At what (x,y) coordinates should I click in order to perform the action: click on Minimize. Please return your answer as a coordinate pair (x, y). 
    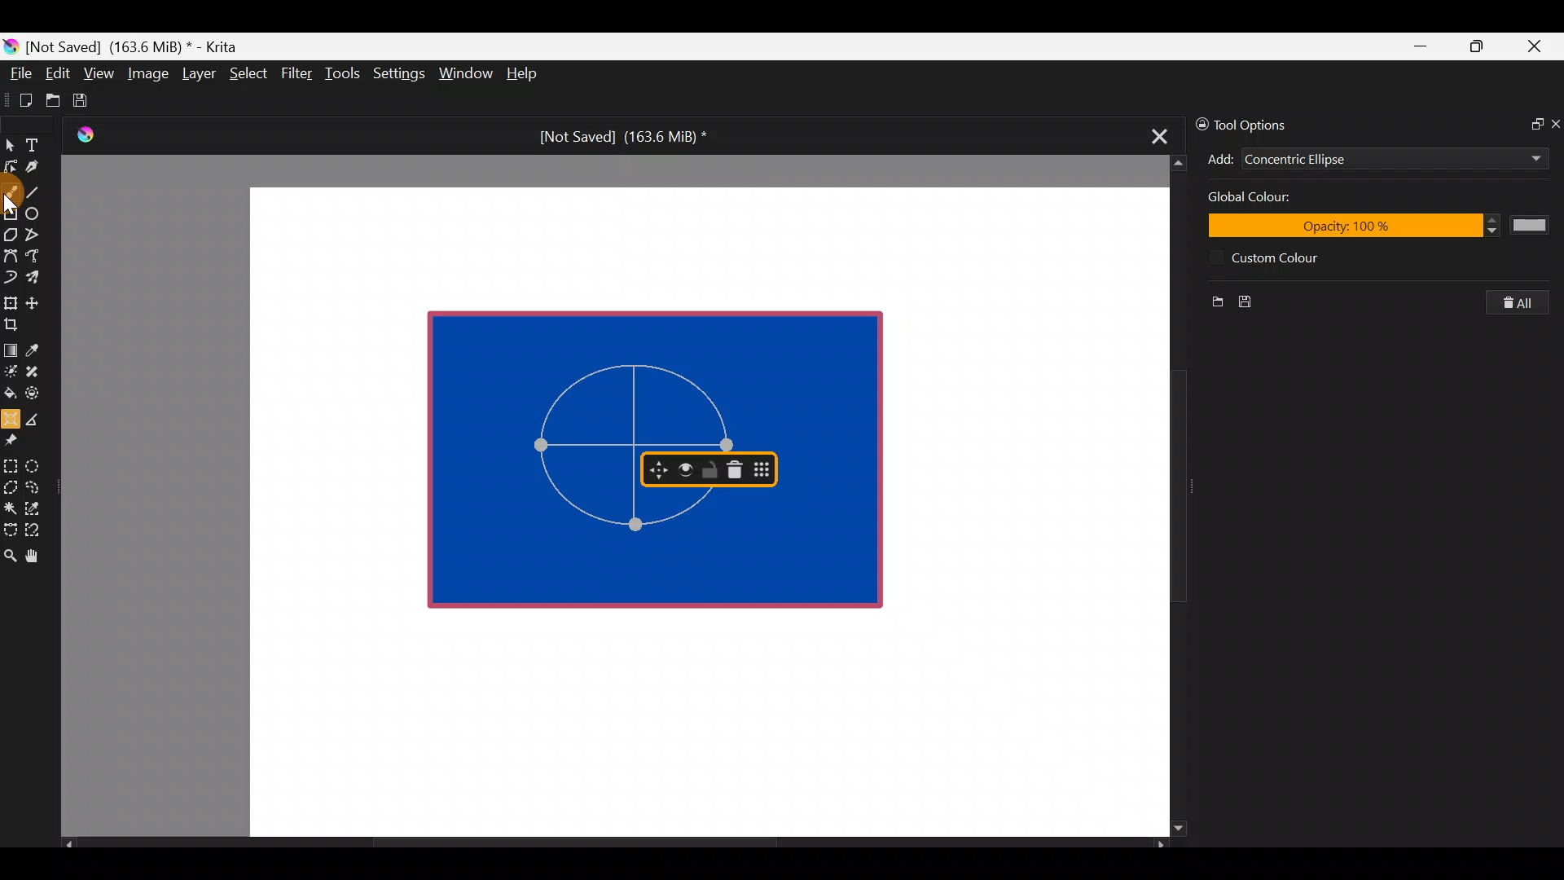
    Looking at the image, I should click on (1421, 46).